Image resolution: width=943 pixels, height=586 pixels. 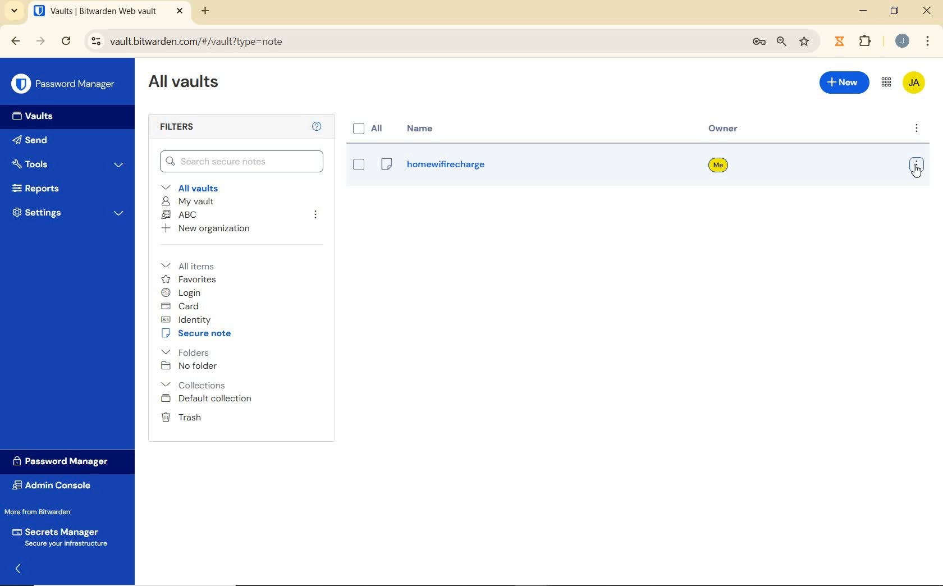 I want to click on Help, so click(x=318, y=127).